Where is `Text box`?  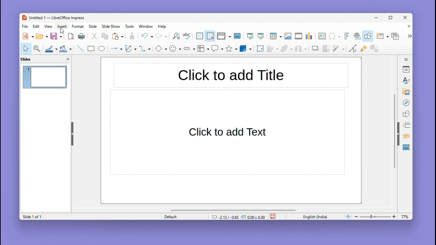
Text box is located at coordinates (322, 36).